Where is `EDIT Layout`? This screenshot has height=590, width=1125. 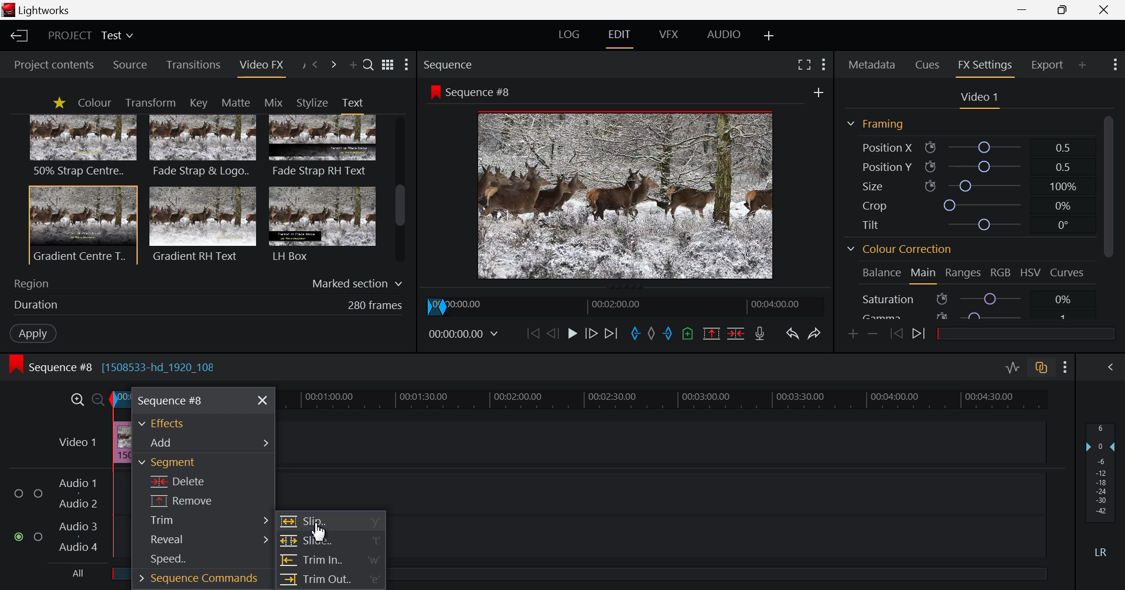 EDIT Layout is located at coordinates (622, 36).